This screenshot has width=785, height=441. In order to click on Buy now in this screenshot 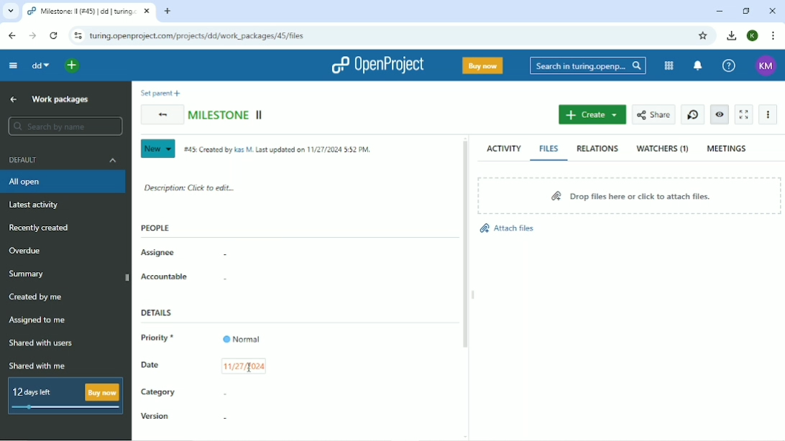, I will do `click(482, 65)`.